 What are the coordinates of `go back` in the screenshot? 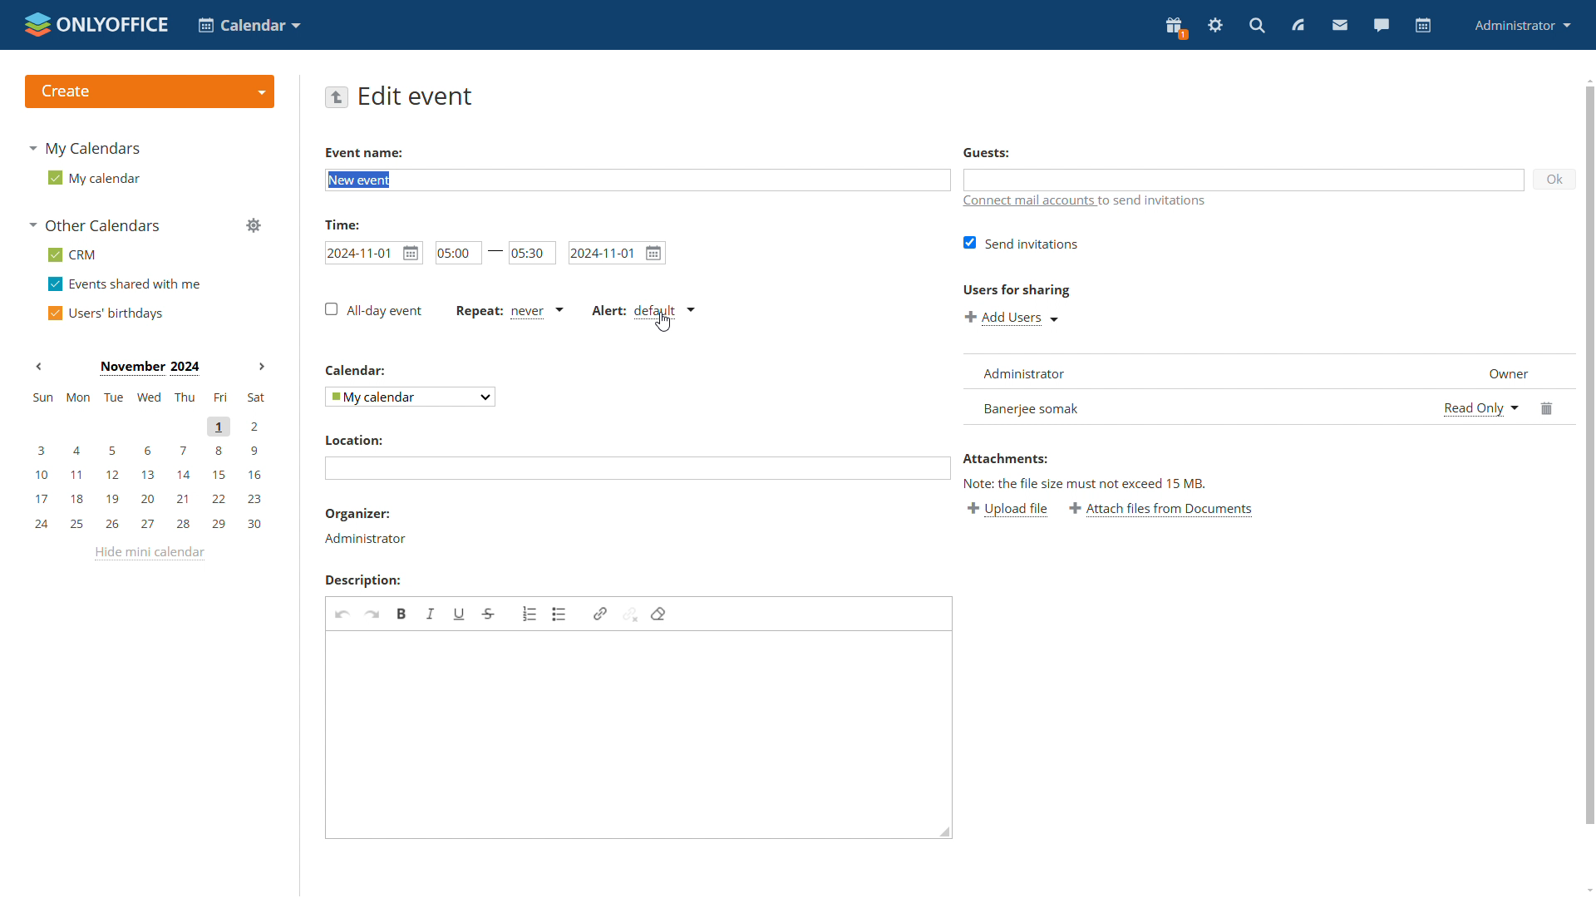 It's located at (336, 96).